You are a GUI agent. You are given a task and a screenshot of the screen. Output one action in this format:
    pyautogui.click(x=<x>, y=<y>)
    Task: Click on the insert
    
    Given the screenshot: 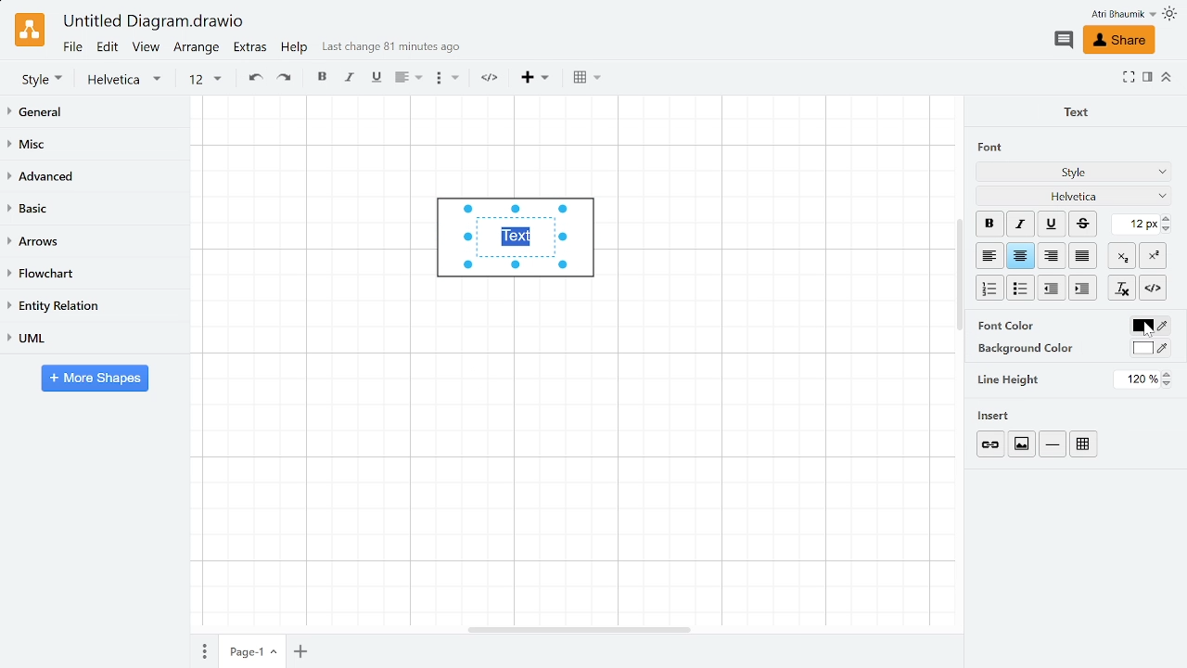 What is the action you would take?
    pyautogui.click(x=1000, y=416)
    